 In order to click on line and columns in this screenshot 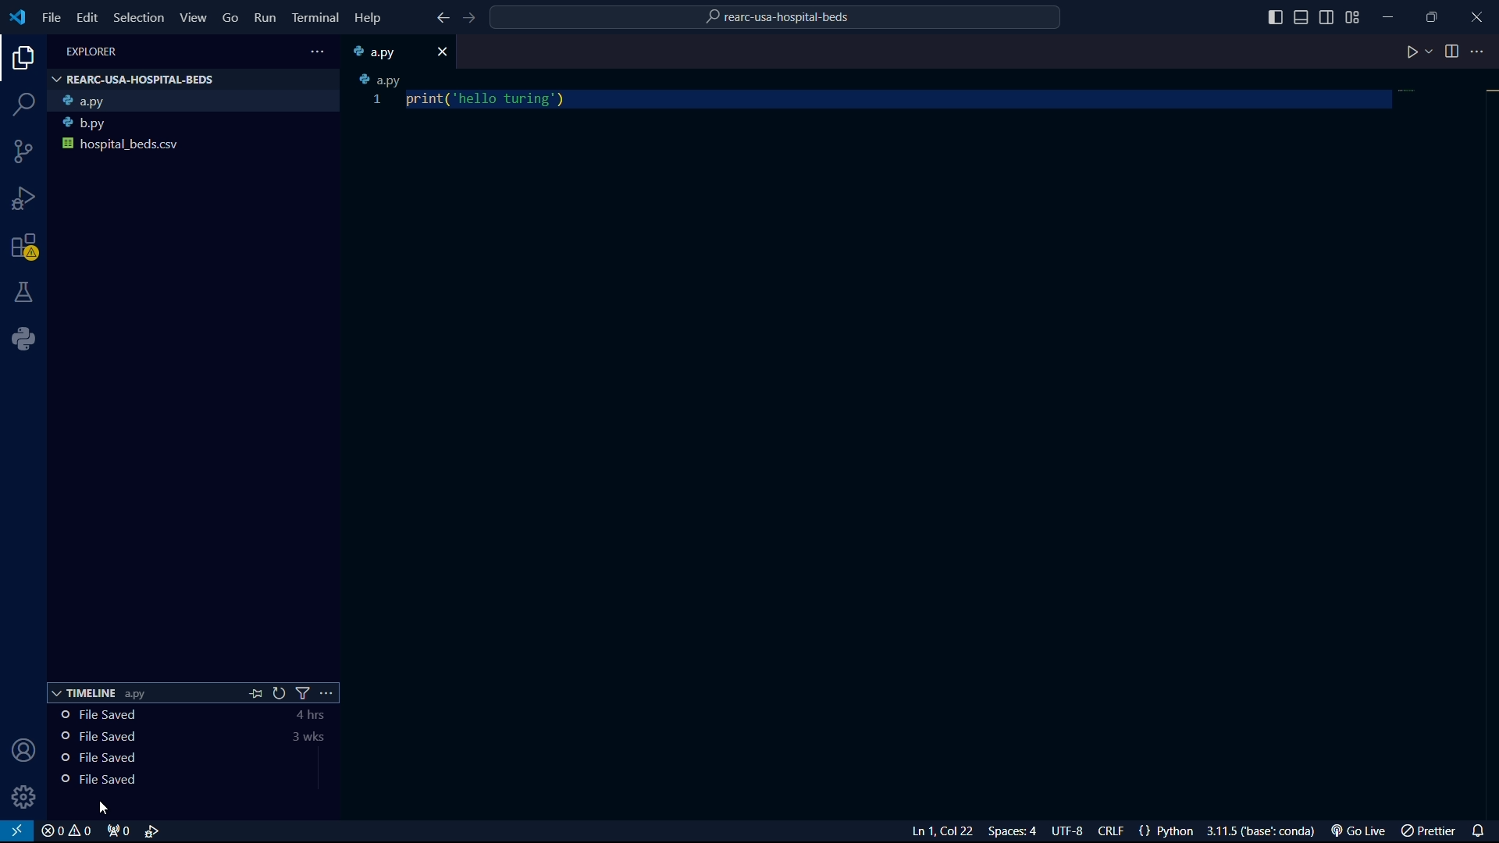, I will do `click(944, 832)`.